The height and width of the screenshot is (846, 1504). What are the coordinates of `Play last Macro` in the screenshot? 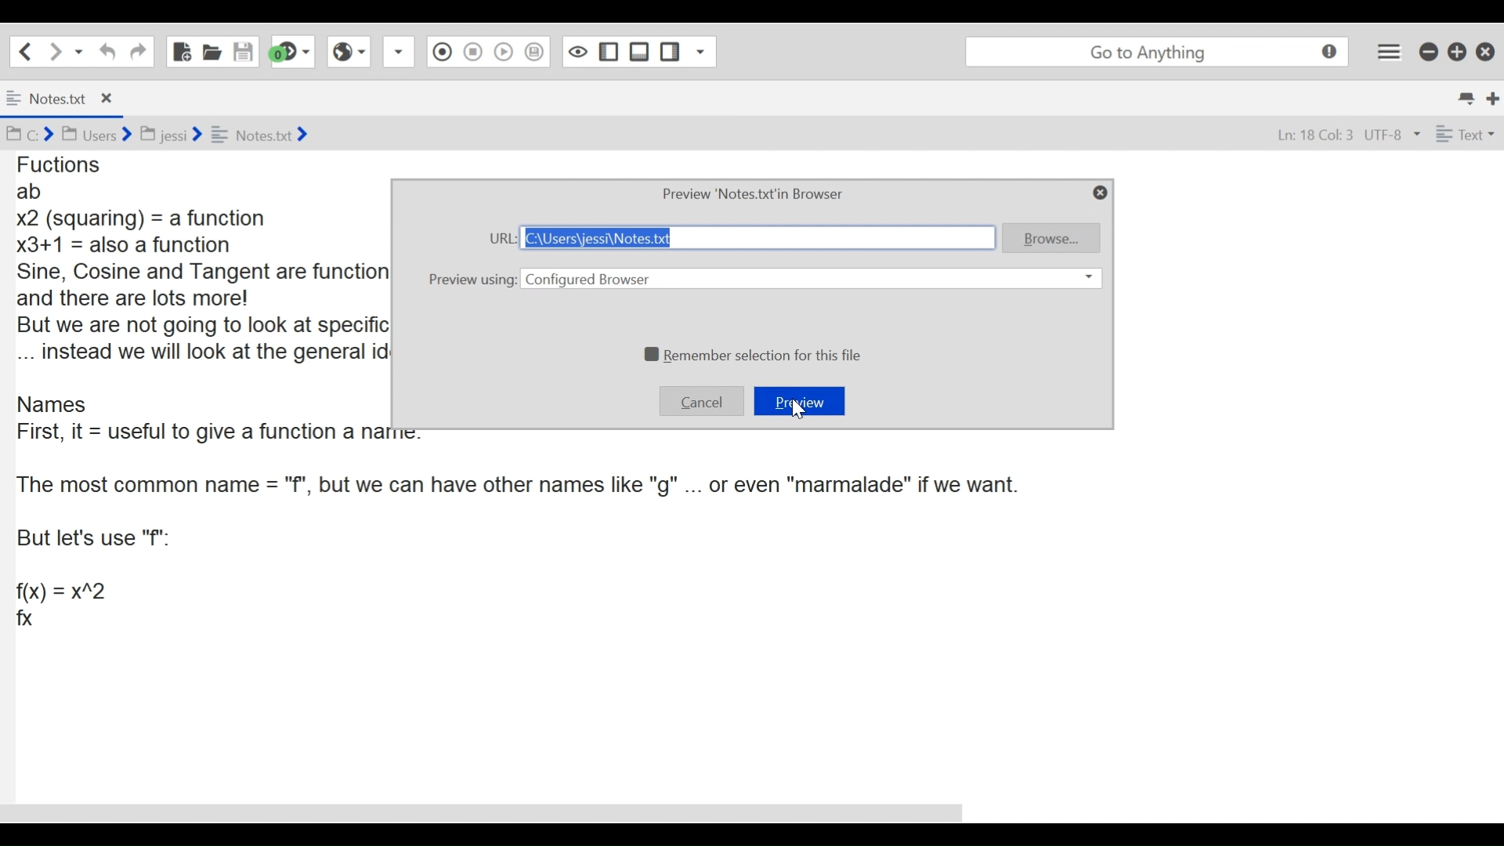 It's located at (502, 52).